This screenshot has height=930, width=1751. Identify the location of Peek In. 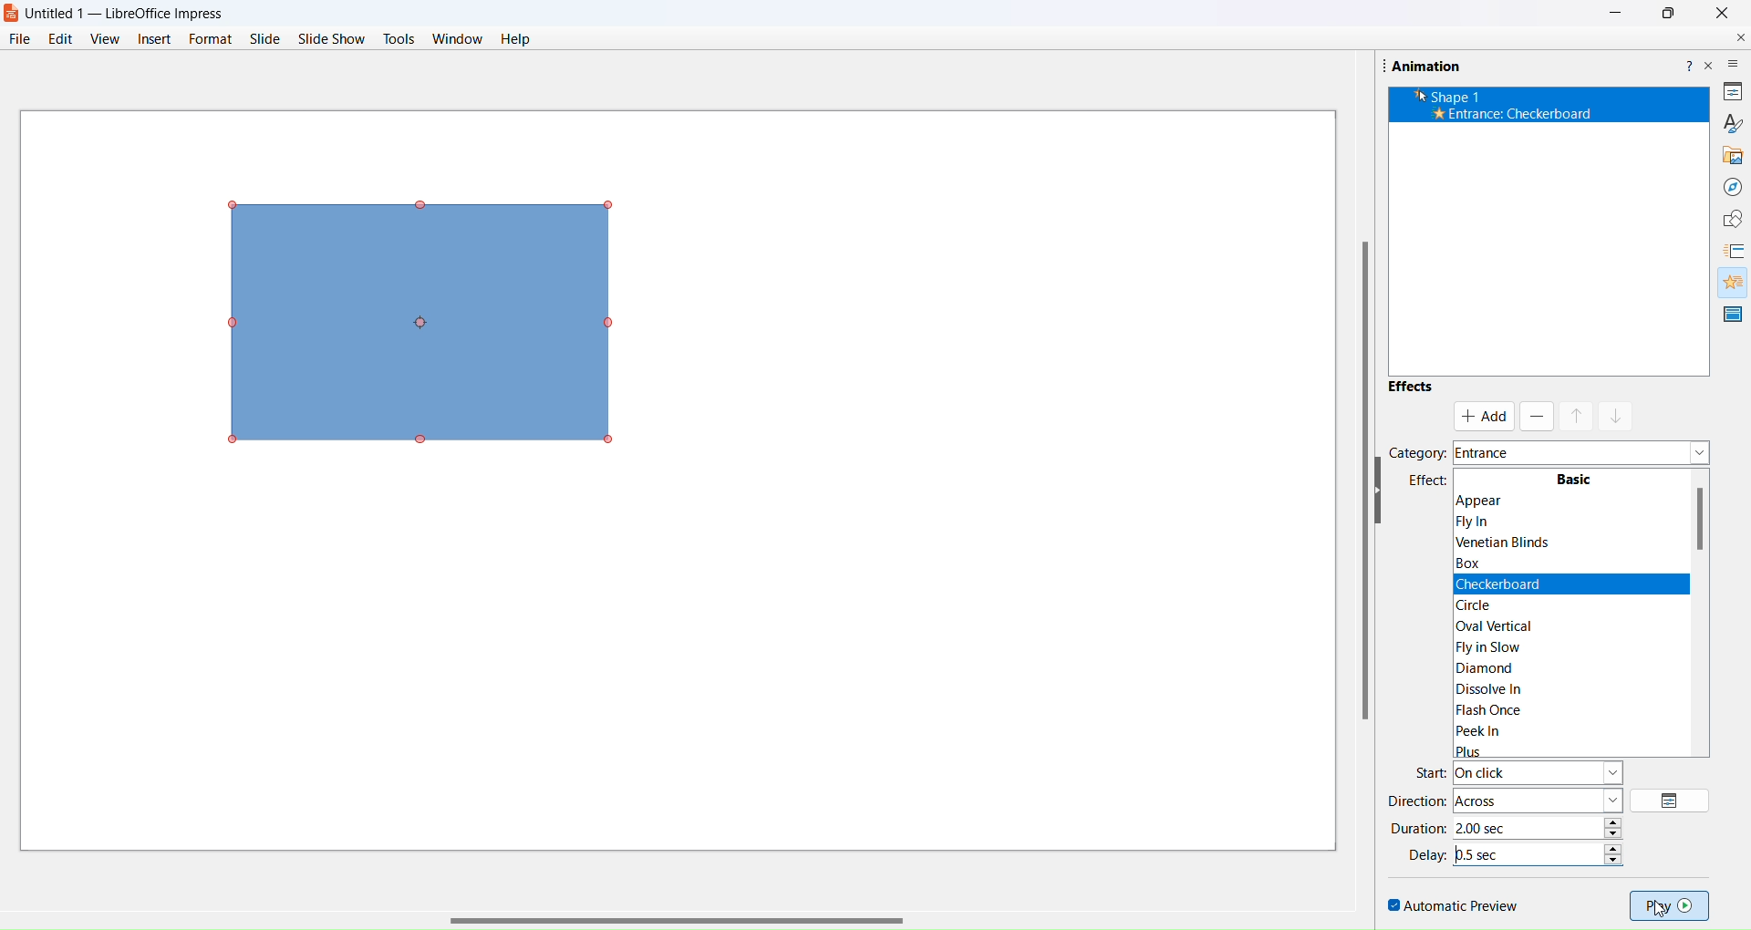
(1520, 731).